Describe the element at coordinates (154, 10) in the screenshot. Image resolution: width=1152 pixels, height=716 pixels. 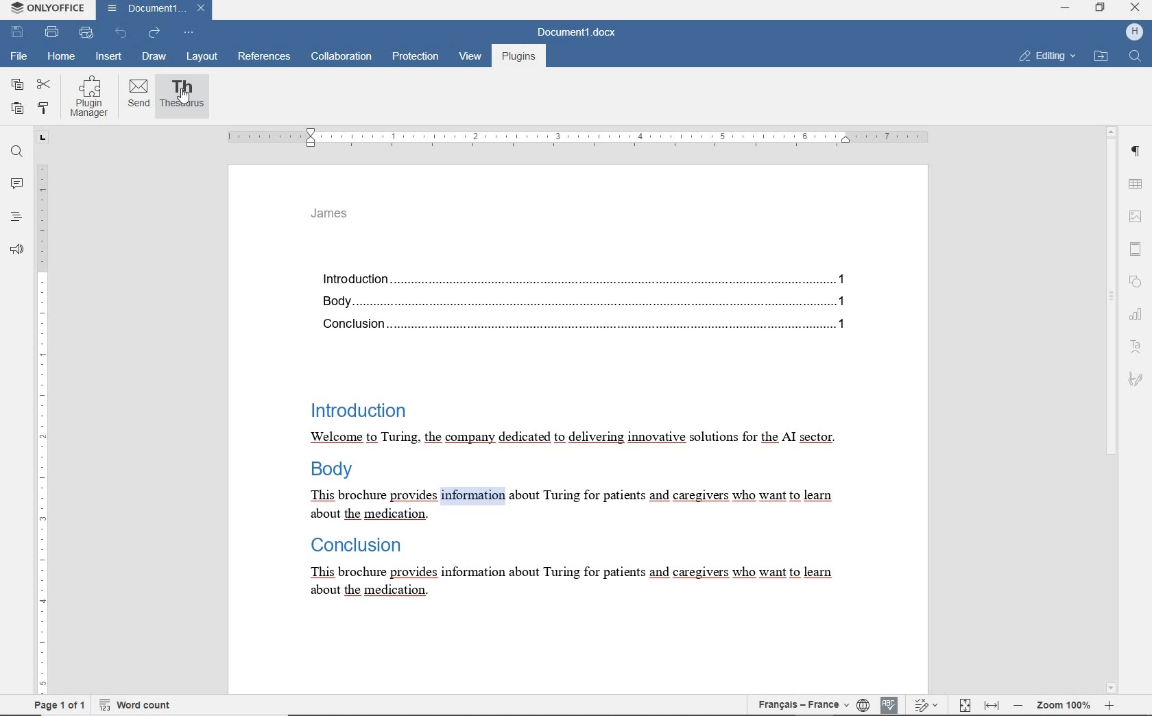
I see `DOCUMENT NAME` at that location.